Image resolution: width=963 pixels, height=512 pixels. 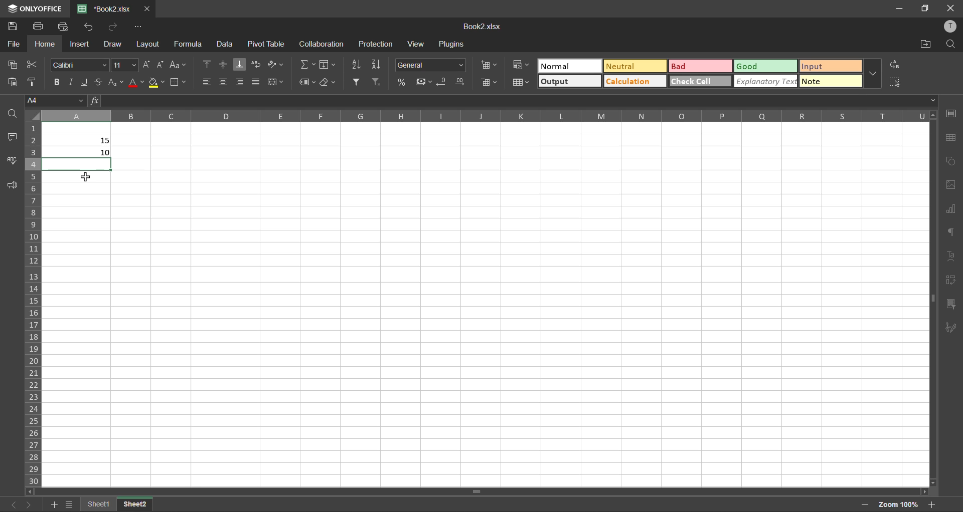 I want to click on 10, so click(x=105, y=153).